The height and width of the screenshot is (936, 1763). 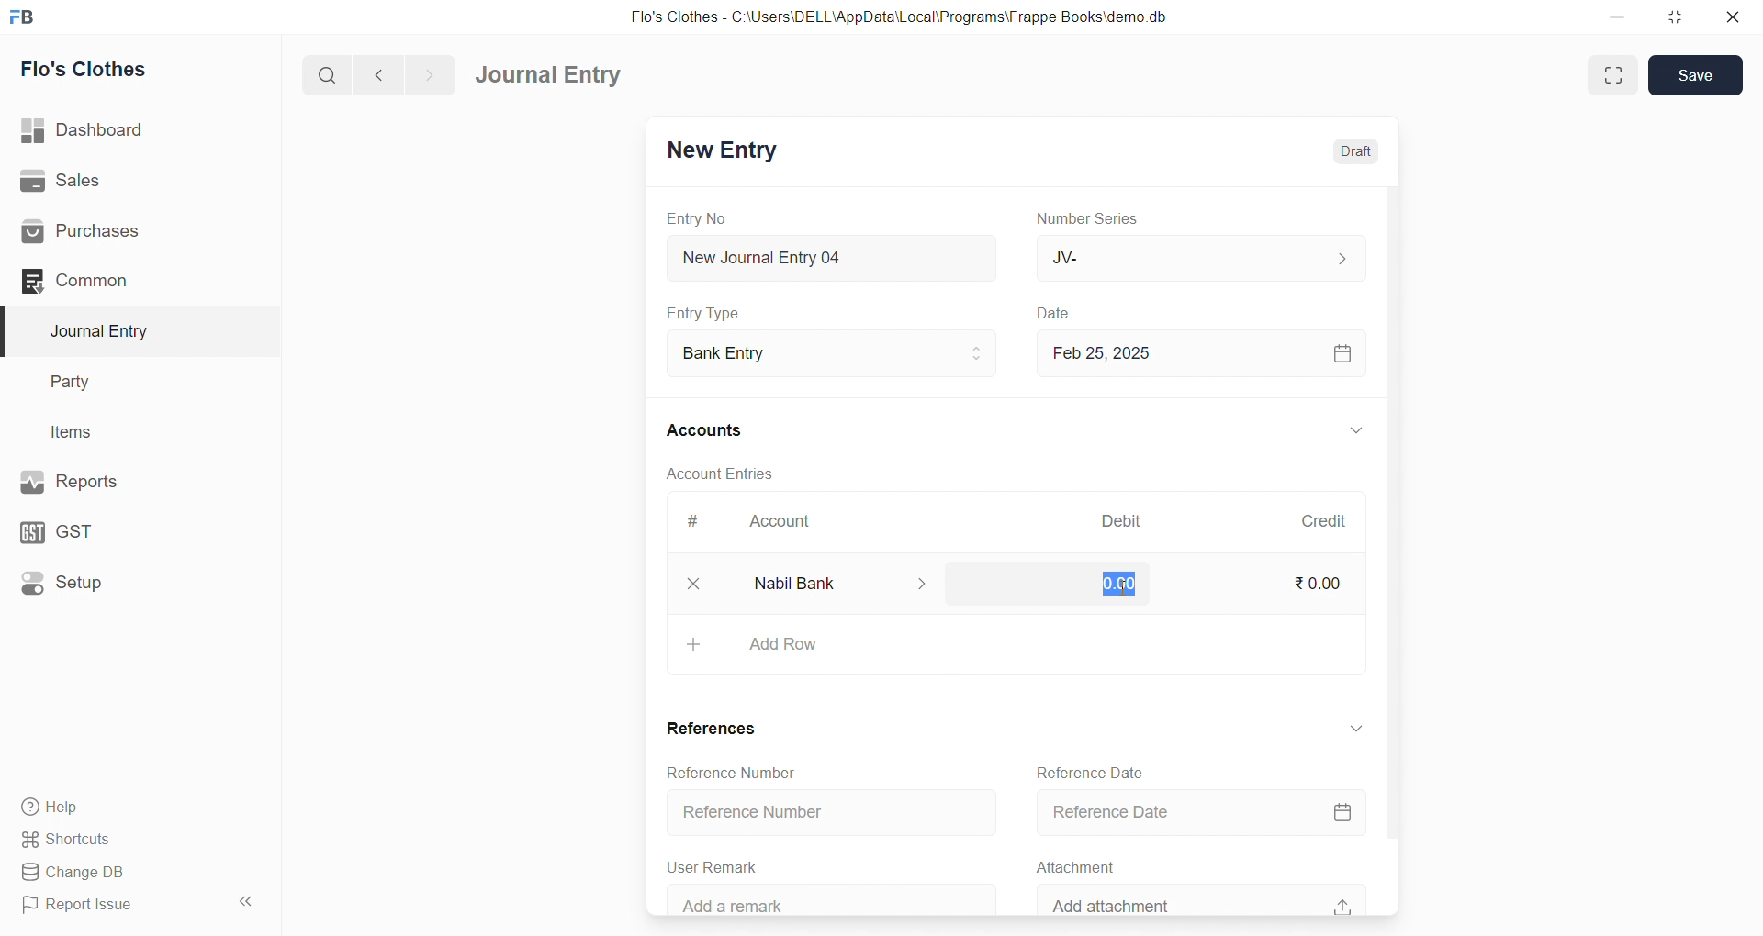 I want to click on resize, so click(x=1670, y=17).